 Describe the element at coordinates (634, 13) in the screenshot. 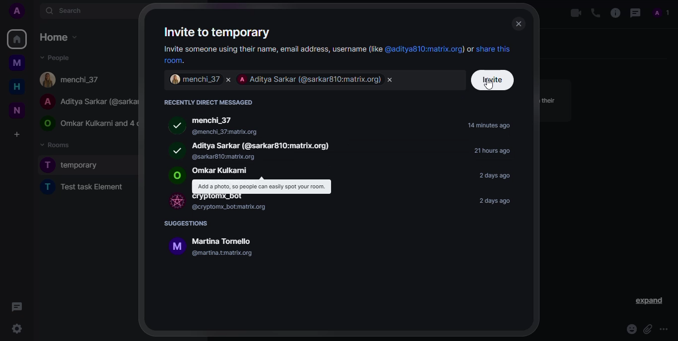

I see `threads` at that location.